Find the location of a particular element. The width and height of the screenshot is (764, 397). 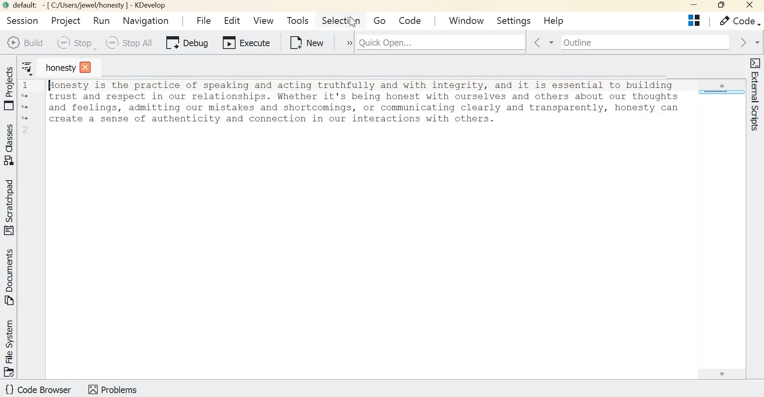

Split Editor is located at coordinates (694, 20).